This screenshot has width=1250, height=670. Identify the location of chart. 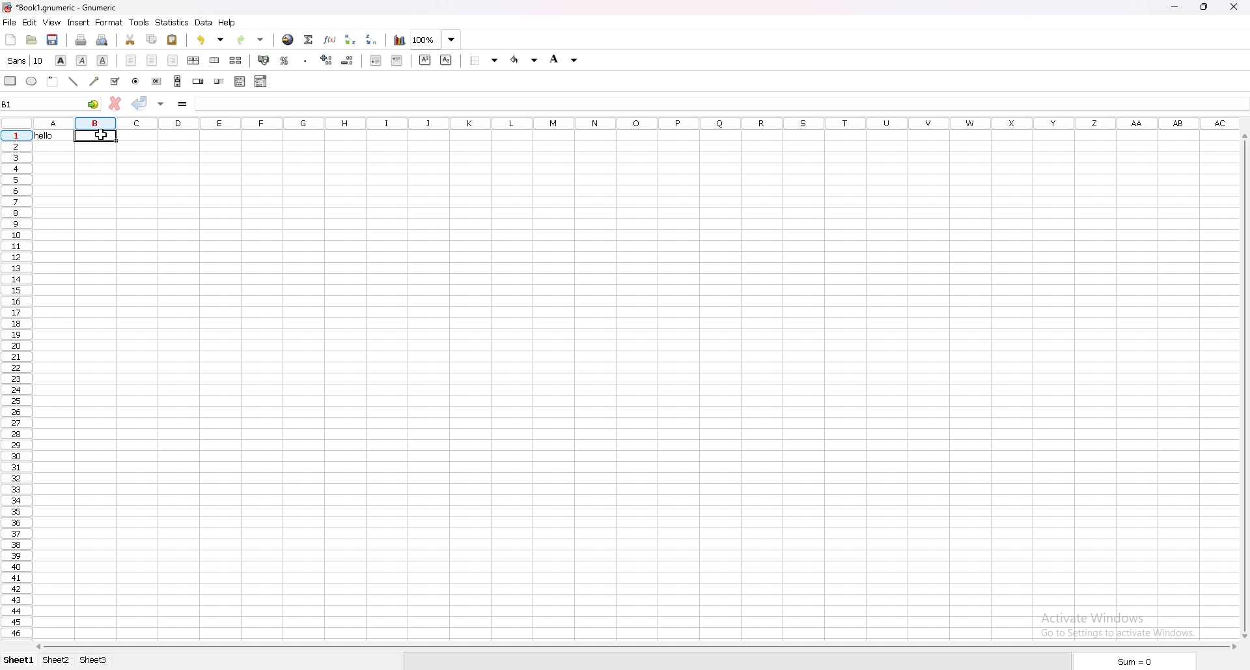
(398, 40).